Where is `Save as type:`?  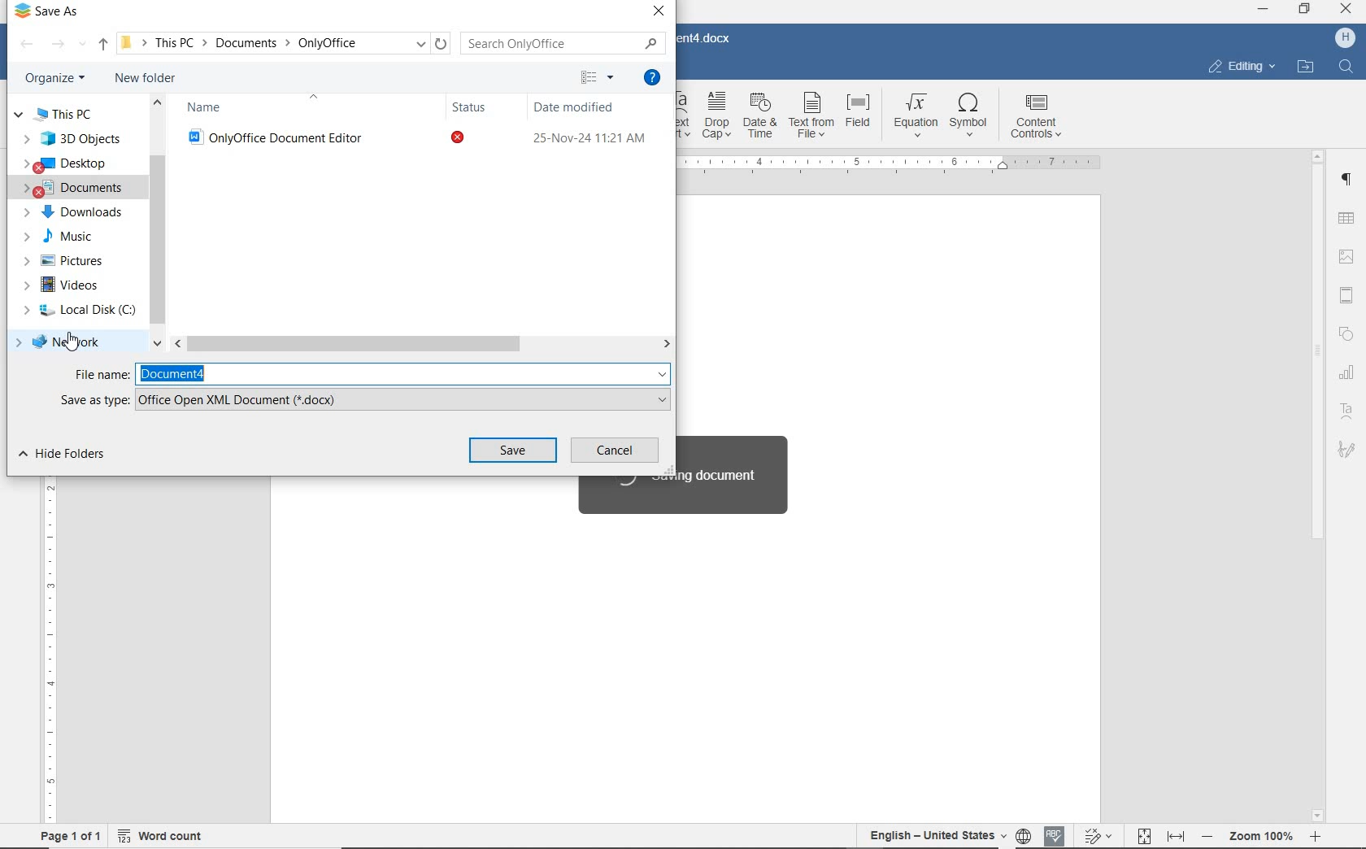 Save as type: is located at coordinates (90, 401).